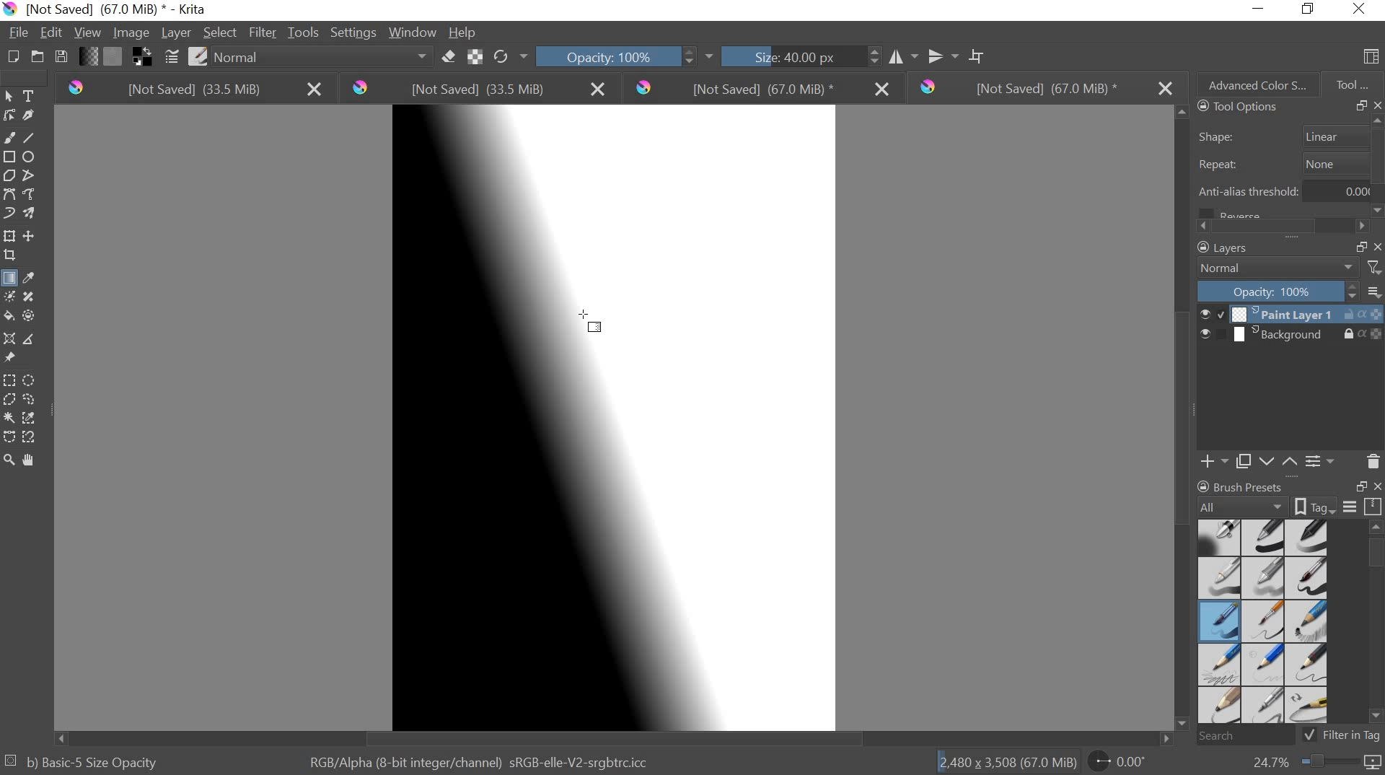 Image resolution: width=1385 pixels, height=775 pixels. Describe the element at coordinates (1285, 196) in the screenshot. I see `anti-alias threshold 0.00` at that location.